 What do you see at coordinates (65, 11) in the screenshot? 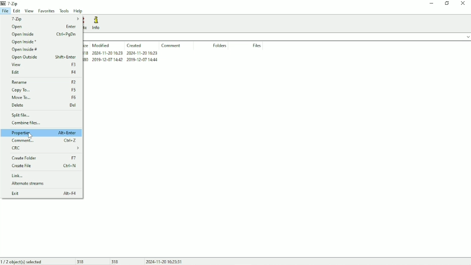
I see `Tools` at bounding box center [65, 11].